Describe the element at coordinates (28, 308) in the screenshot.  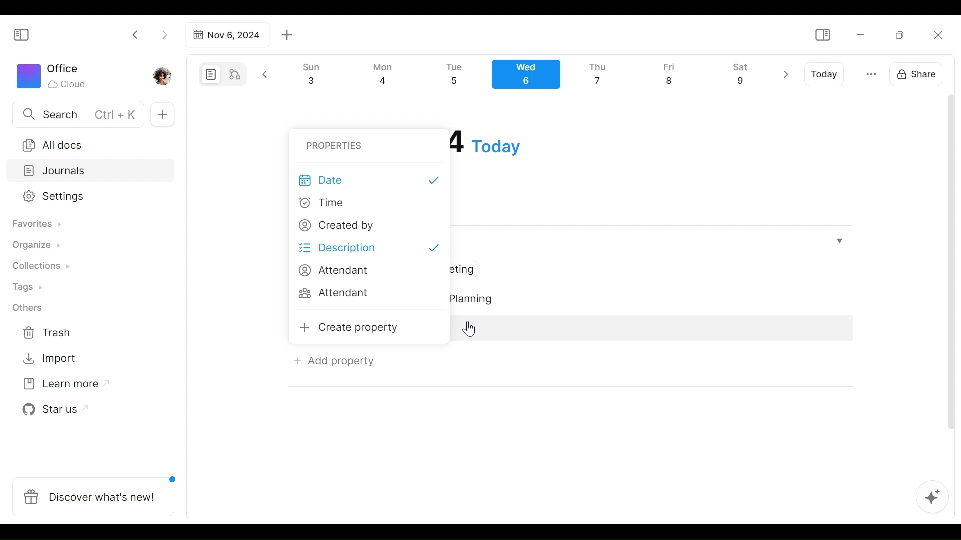
I see `Others` at that location.